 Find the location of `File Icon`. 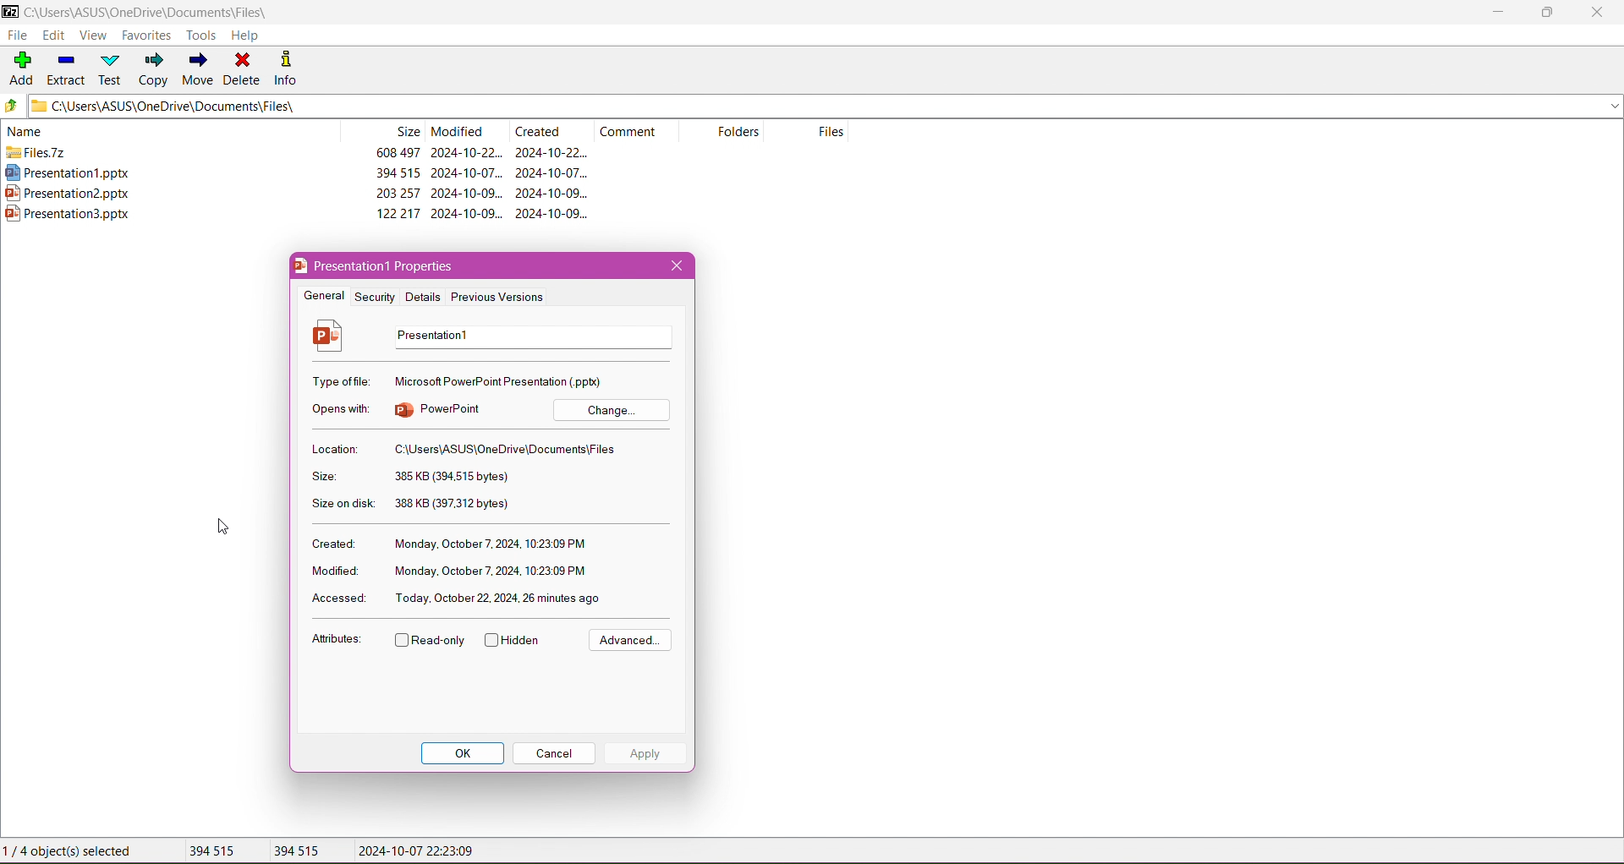

File Icon is located at coordinates (330, 336).